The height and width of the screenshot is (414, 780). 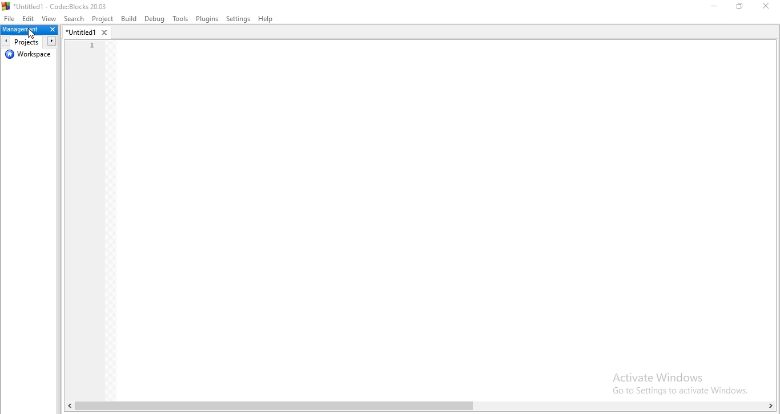 What do you see at coordinates (29, 18) in the screenshot?
I see `Edit ` at bounding box center [29, 18].